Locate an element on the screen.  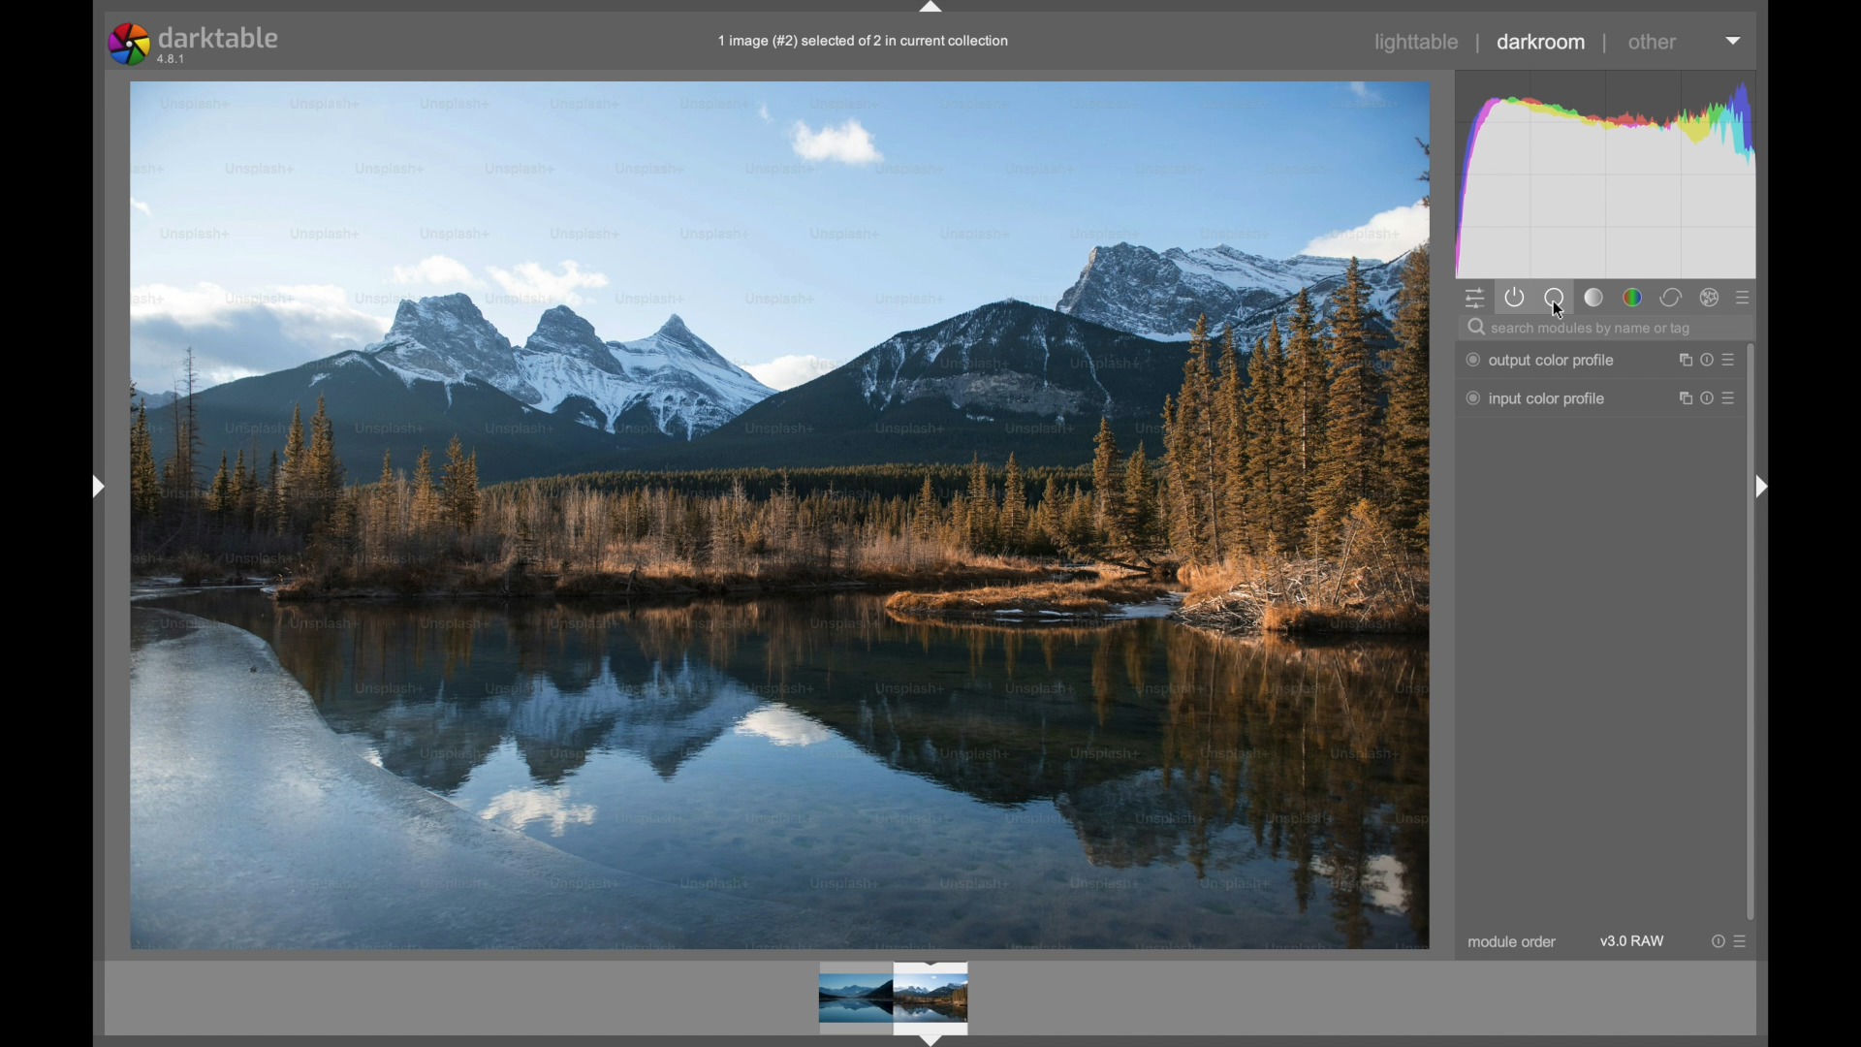
lighttable is located at coordinates (1417, 42).